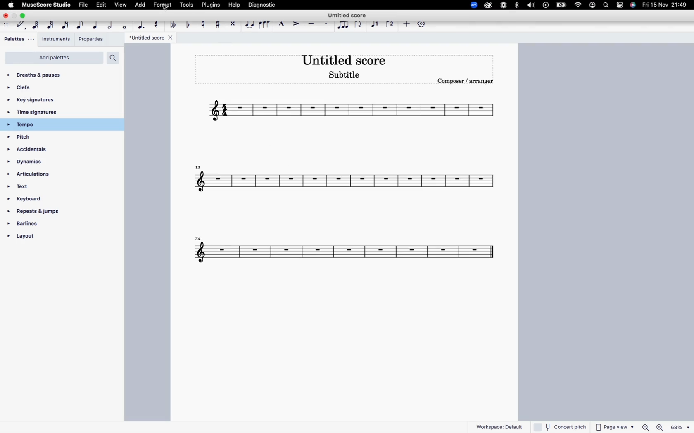 This screenshot has height=433, width=694. What do you see at coordinates (21, 25) in the screenshot?
I see `default` at bounding box center [21, 25].